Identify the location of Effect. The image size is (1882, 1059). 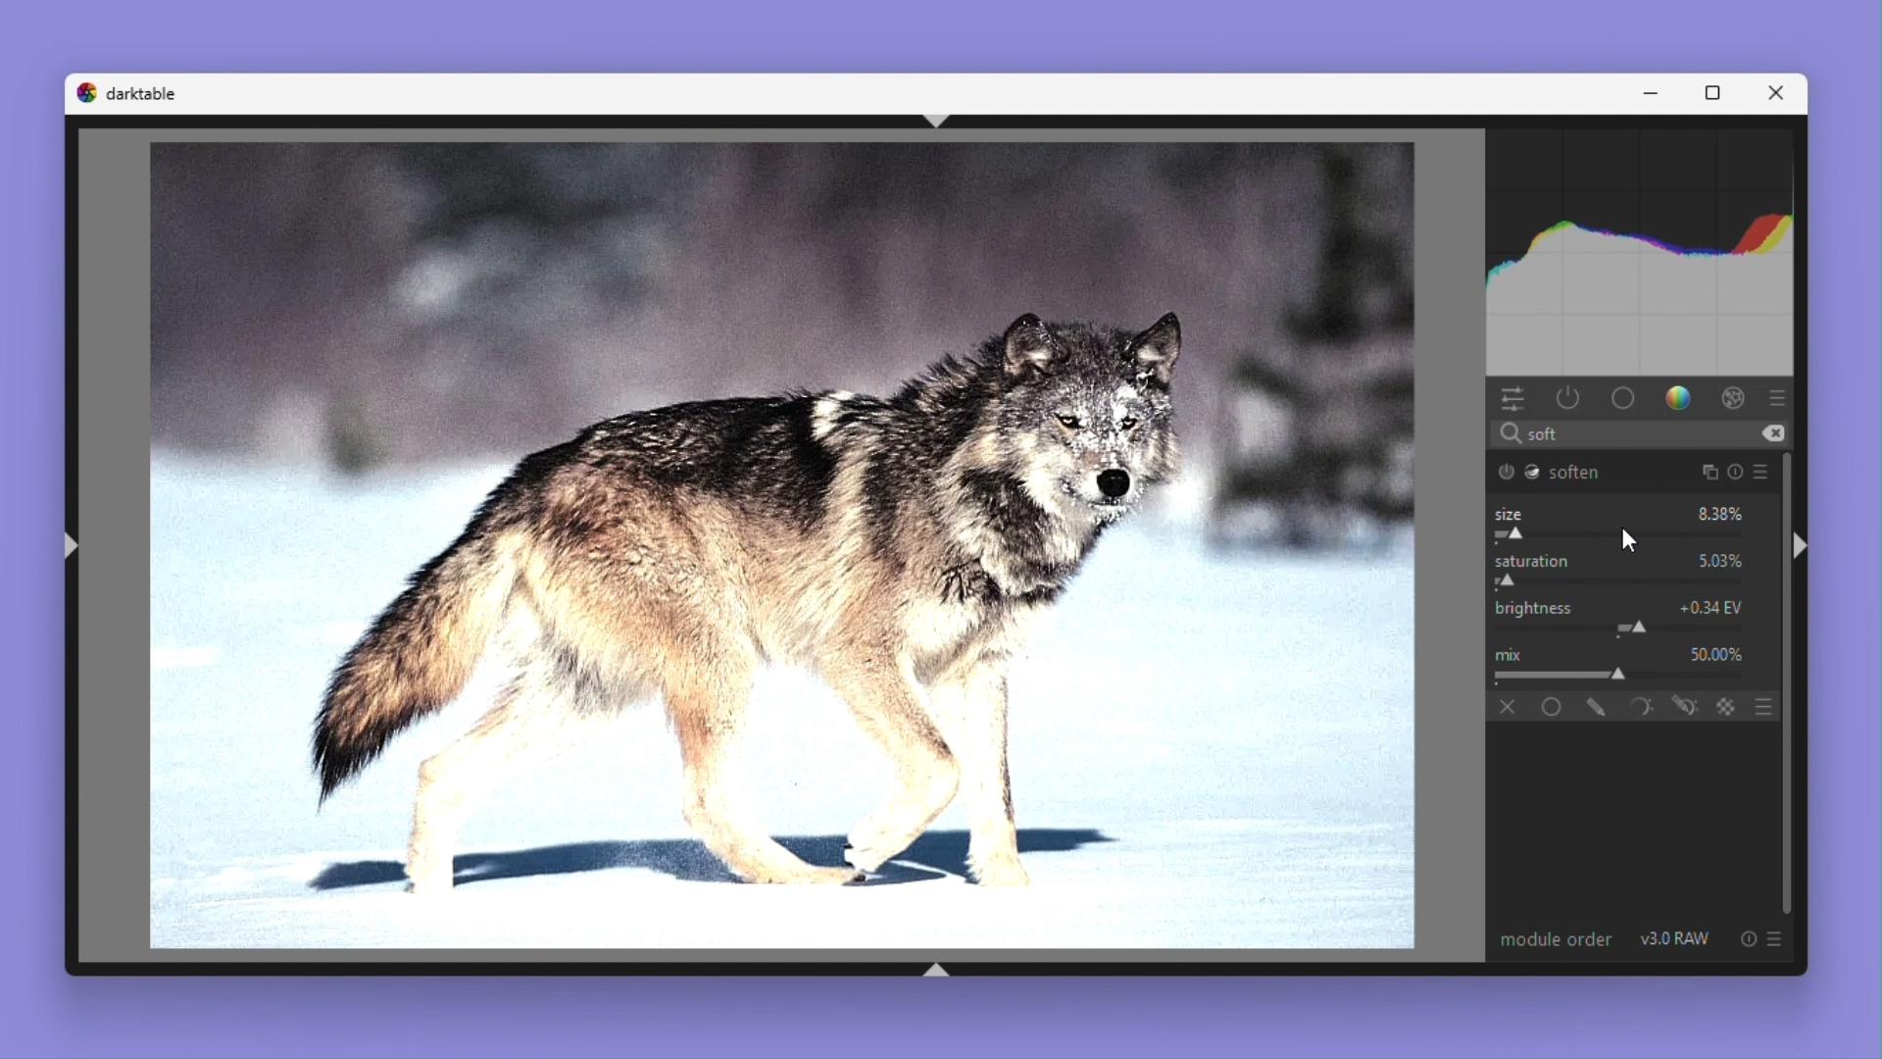
(1735, 399).